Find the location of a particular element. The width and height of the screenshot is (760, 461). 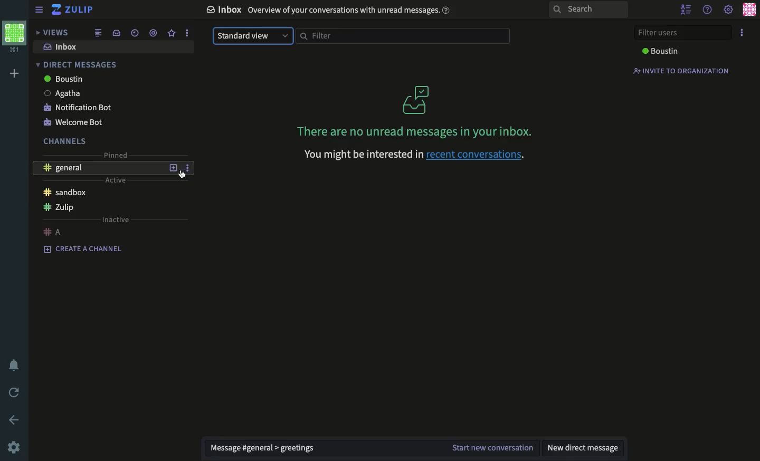

direct messages is located at coordinates (78, 64).